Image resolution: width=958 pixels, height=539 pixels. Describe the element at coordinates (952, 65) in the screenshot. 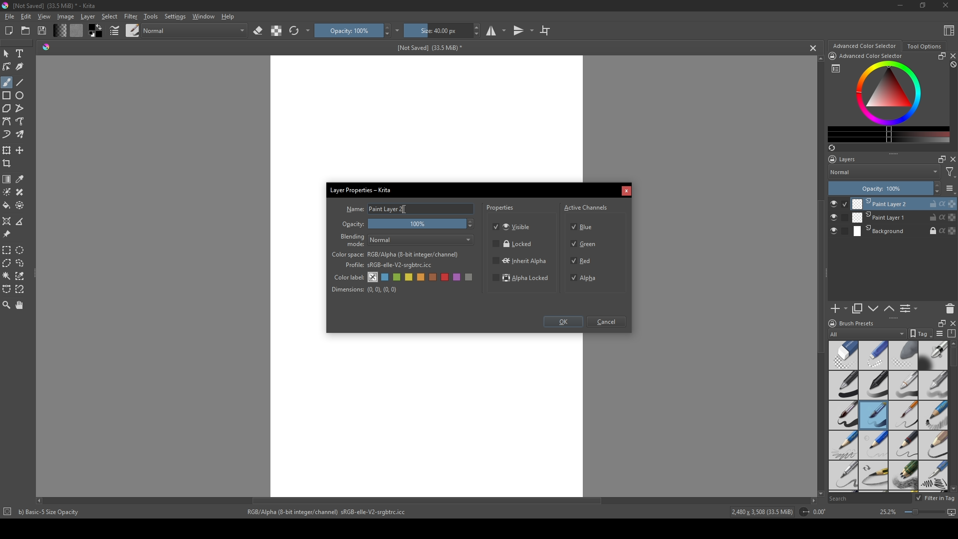

I see `block` at that location.